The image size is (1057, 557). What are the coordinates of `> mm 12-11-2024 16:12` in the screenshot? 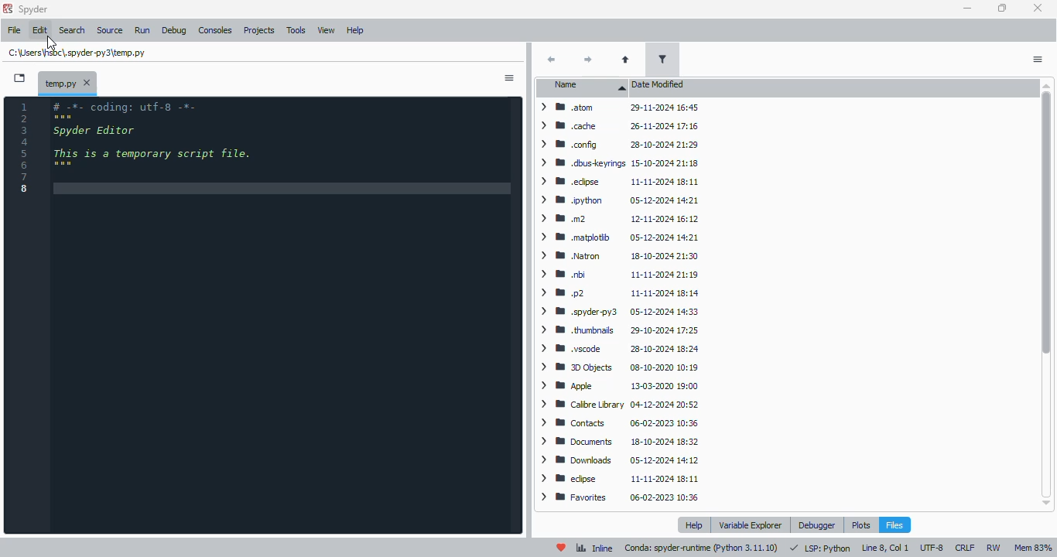 It's located at (617, 218).